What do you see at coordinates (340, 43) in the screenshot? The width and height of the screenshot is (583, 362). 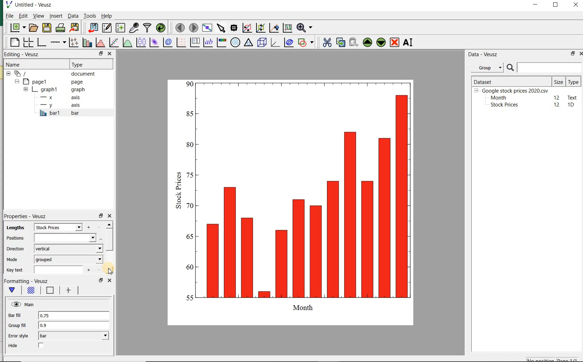 I see `copy the selected widget` at bounding box center [340, 43].